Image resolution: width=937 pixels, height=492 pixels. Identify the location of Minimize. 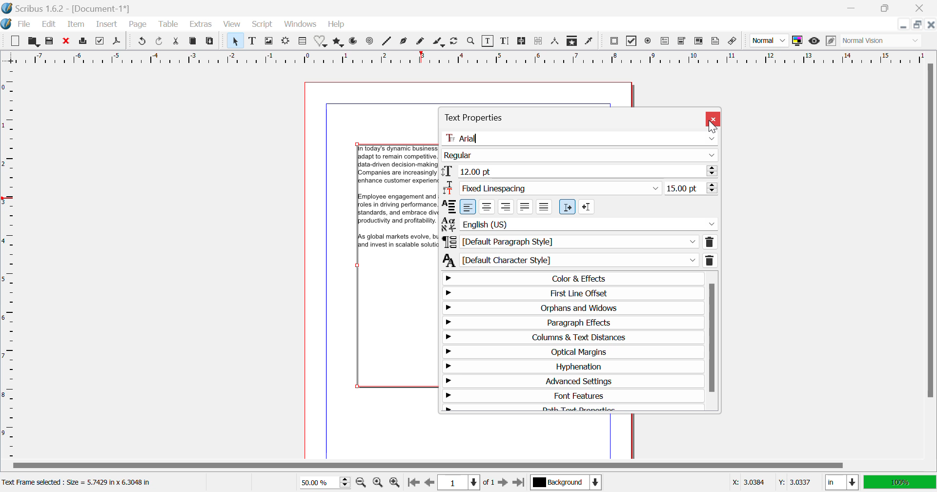
(887, 8).